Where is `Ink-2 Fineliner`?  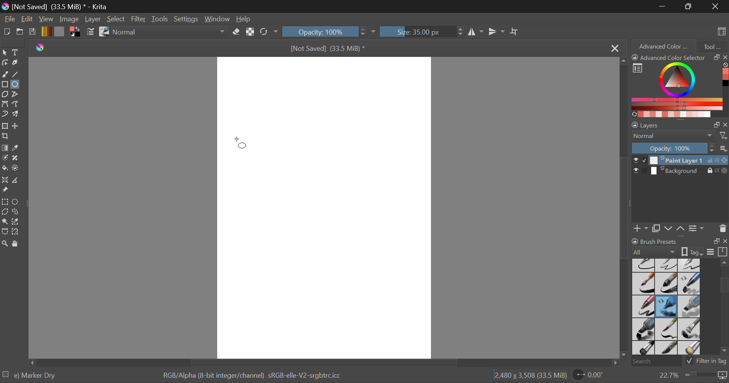 Ink-2 Fineliner is located at coordinates (644, 265).